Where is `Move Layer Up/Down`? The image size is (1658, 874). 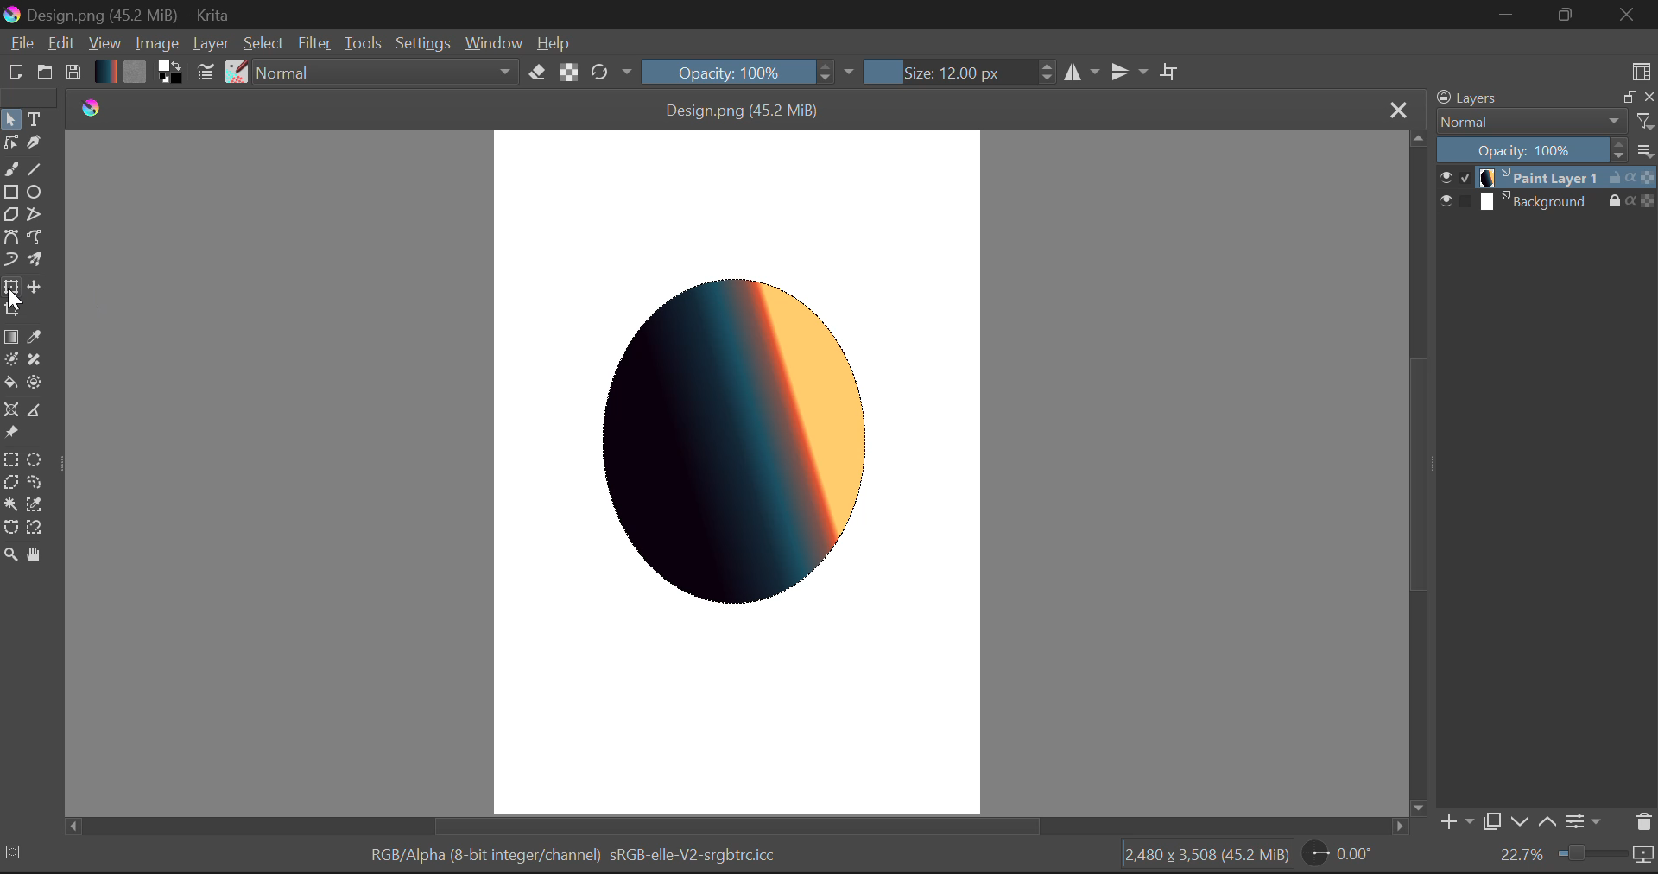 Move Layer Up/Down is located at coordinates (1534, 821).